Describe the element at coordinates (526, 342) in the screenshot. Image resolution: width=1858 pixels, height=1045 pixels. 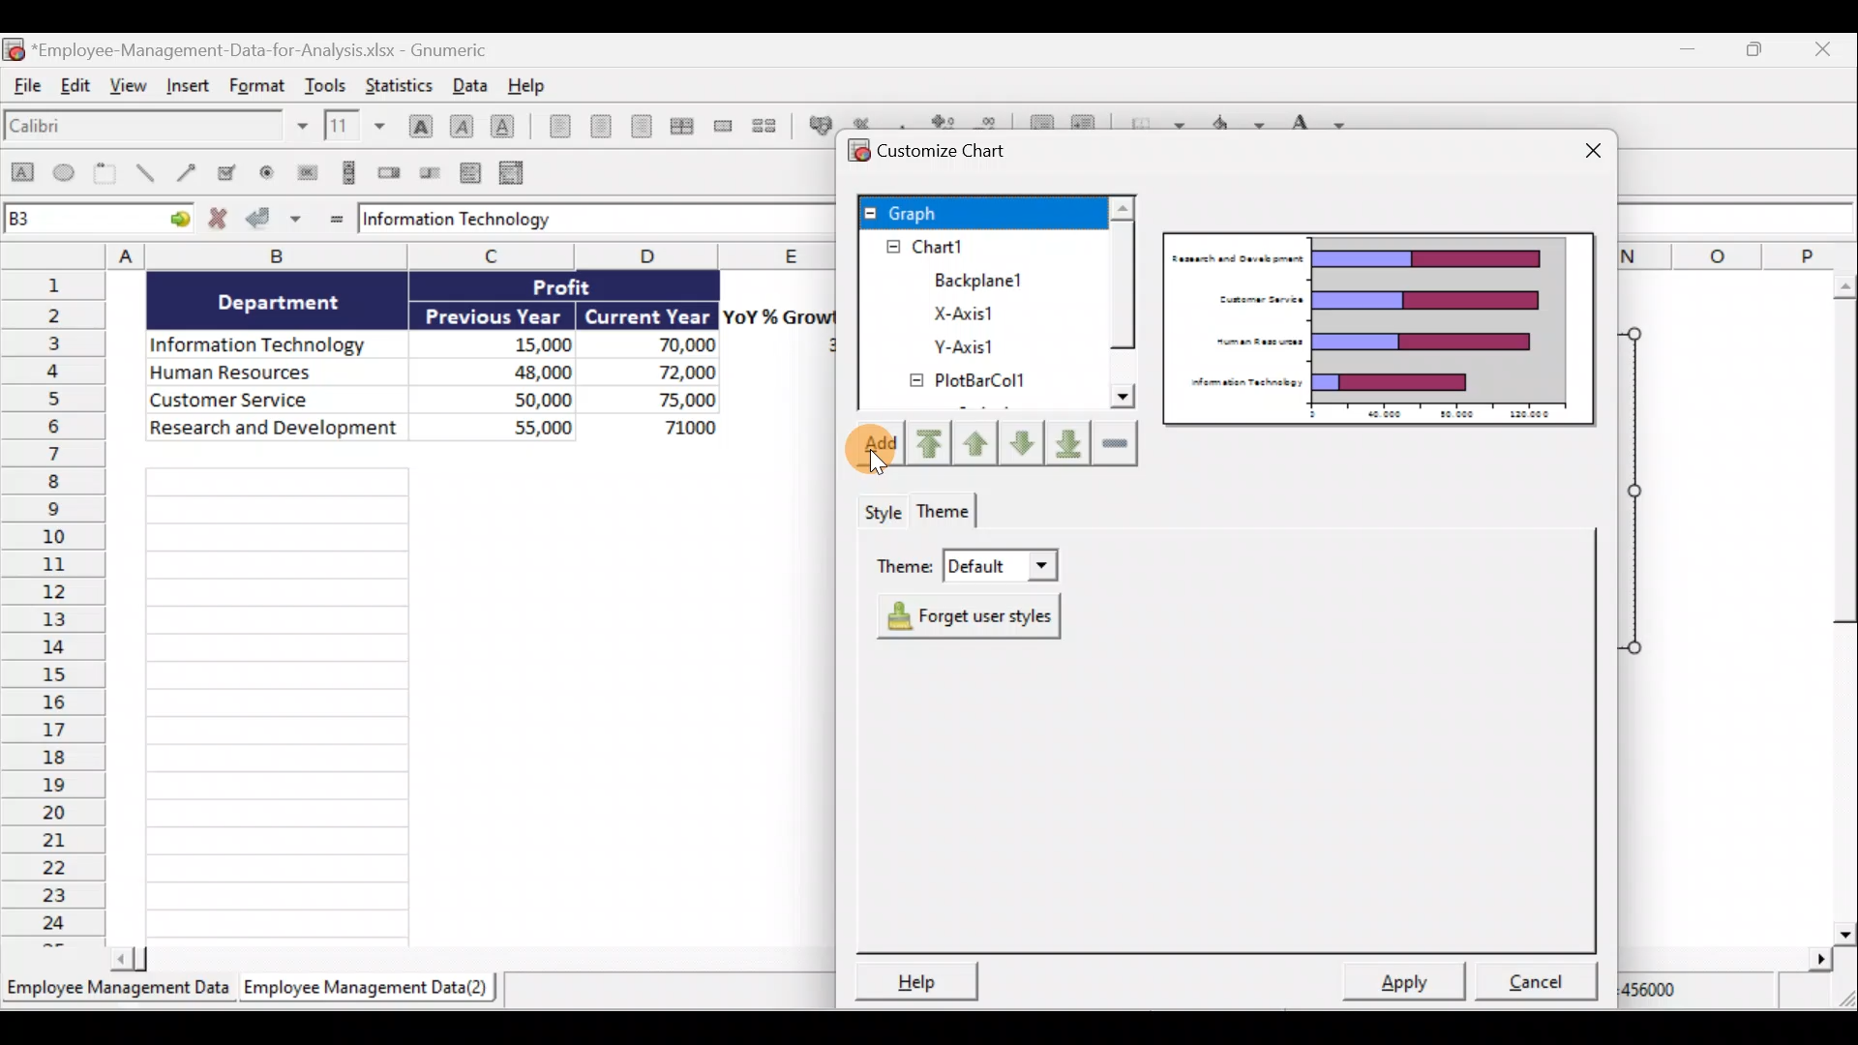
I see `15,000` at that location.